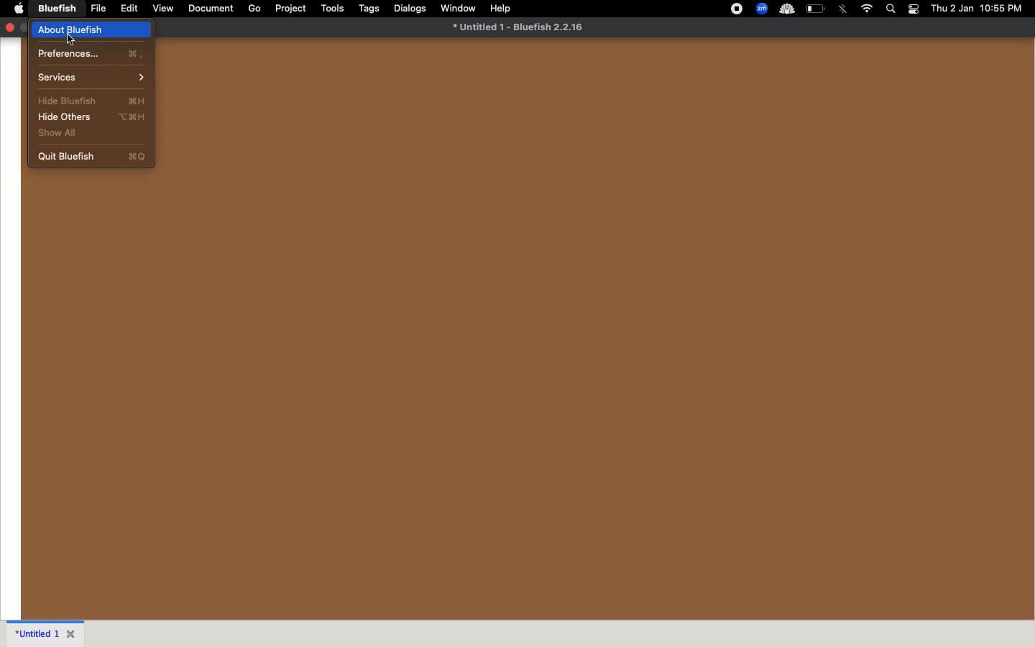  Describe the element at coordinates (92, 29) in the screenshot. I see `about bluefish` at that location.